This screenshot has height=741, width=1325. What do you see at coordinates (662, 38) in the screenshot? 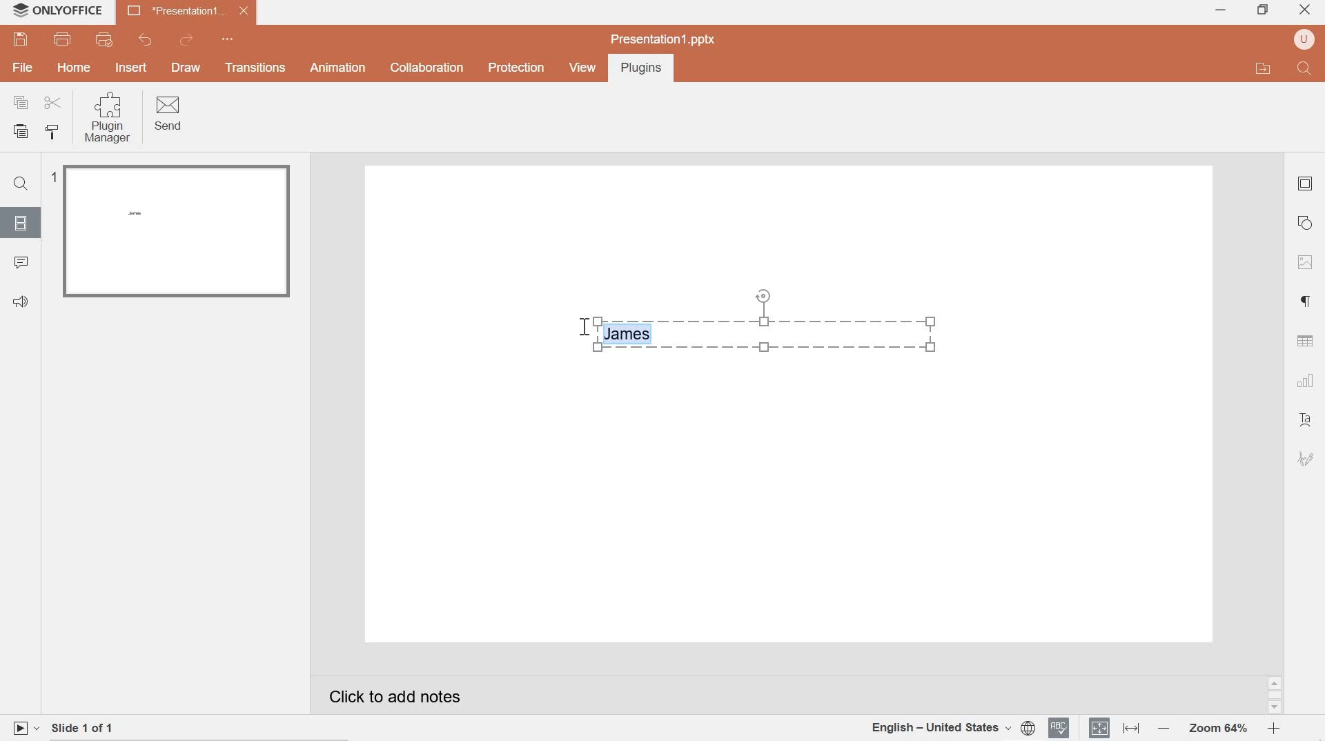
I see `presentation1.pptx` at bounding box center [662, 38].